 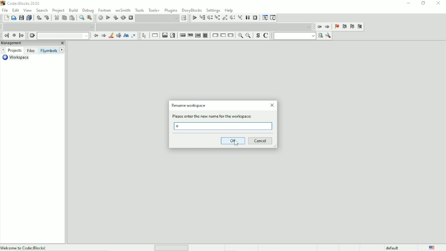 What do you see at coordinates (178, 126) in the screenshot?
I see `o` at bounding box center [178, 126].